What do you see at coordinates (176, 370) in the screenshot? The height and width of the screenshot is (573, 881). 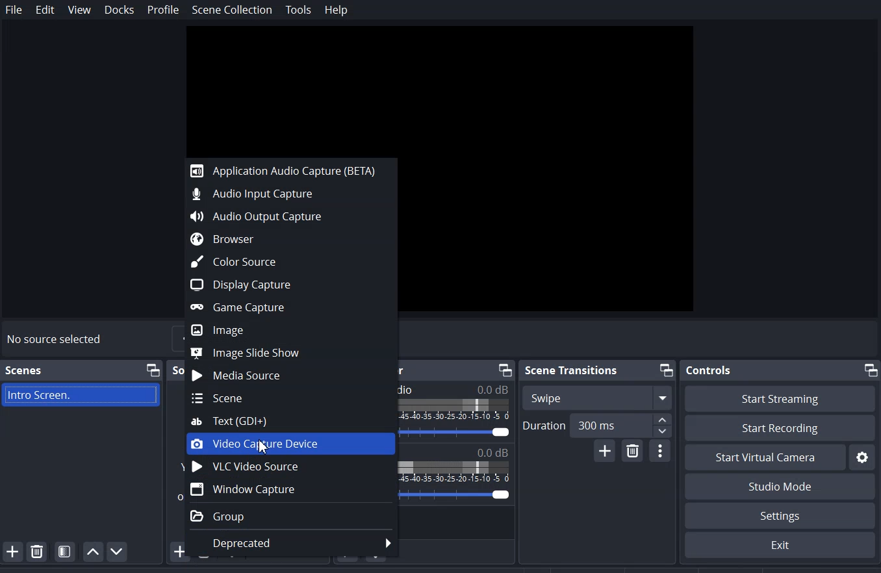 I see `Source` at bounding box center [176, 370].